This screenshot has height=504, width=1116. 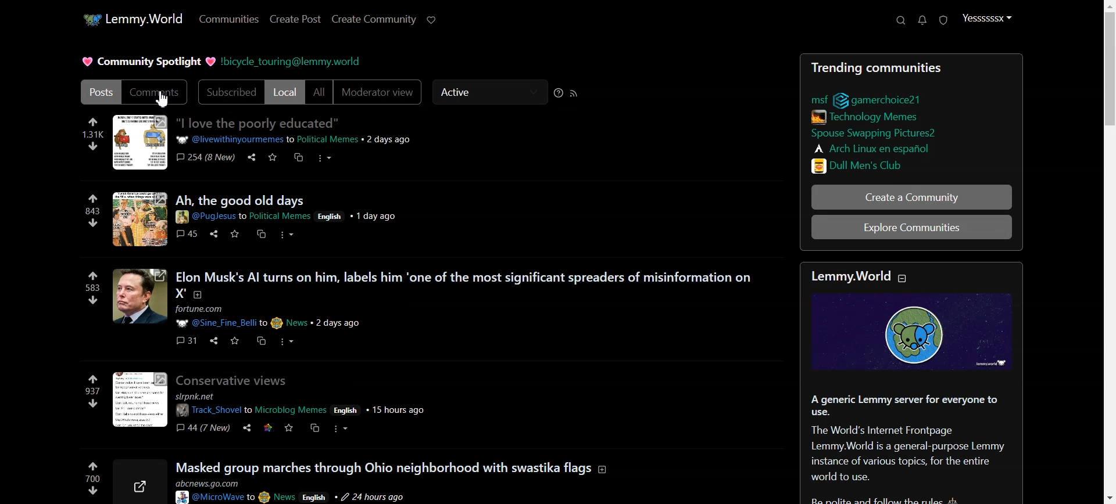 What do you see at coordinates (862, 165) in the screenshot?
I see `LInks` at bounding box center [862, 165].